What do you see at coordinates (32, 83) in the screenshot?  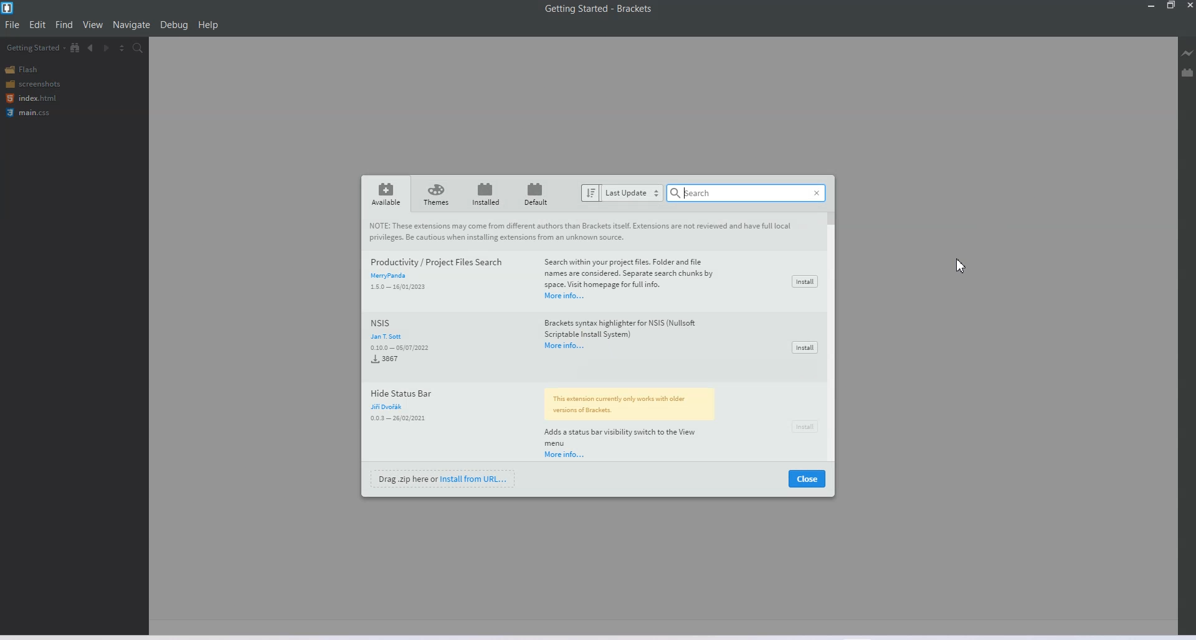 I see `Screenshots` at bounding box center [32, 83].